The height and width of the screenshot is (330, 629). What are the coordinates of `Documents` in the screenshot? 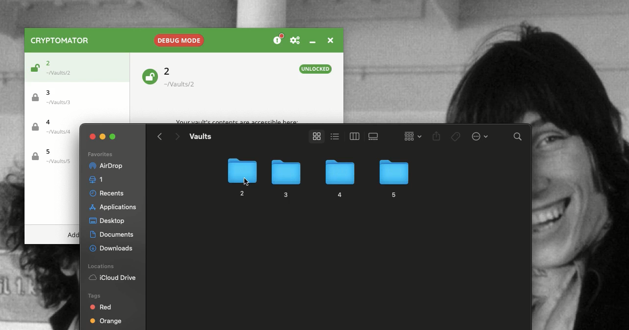 It's located at (113, 235).